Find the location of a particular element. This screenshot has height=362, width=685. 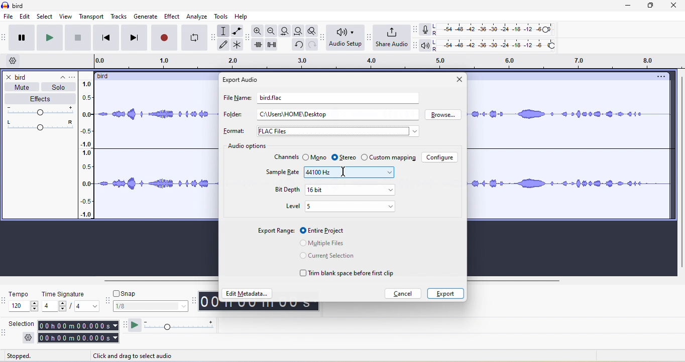

time signature is located at coordinates (71, 301).